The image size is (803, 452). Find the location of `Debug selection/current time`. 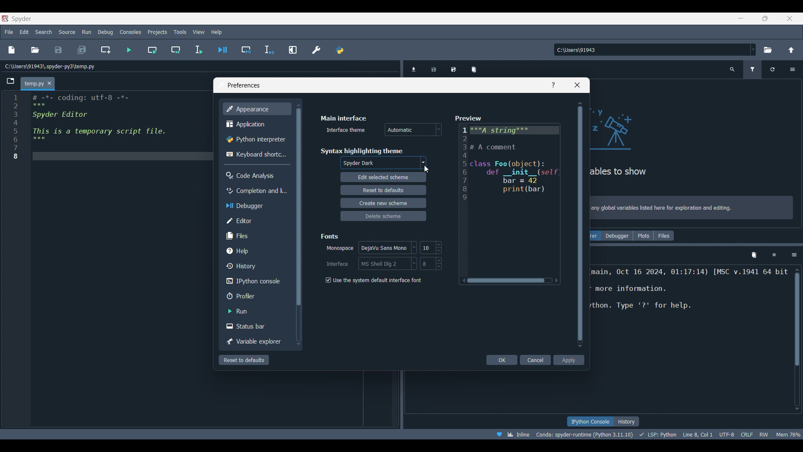

Debug selection/current time is located at coordinates (269, 50).